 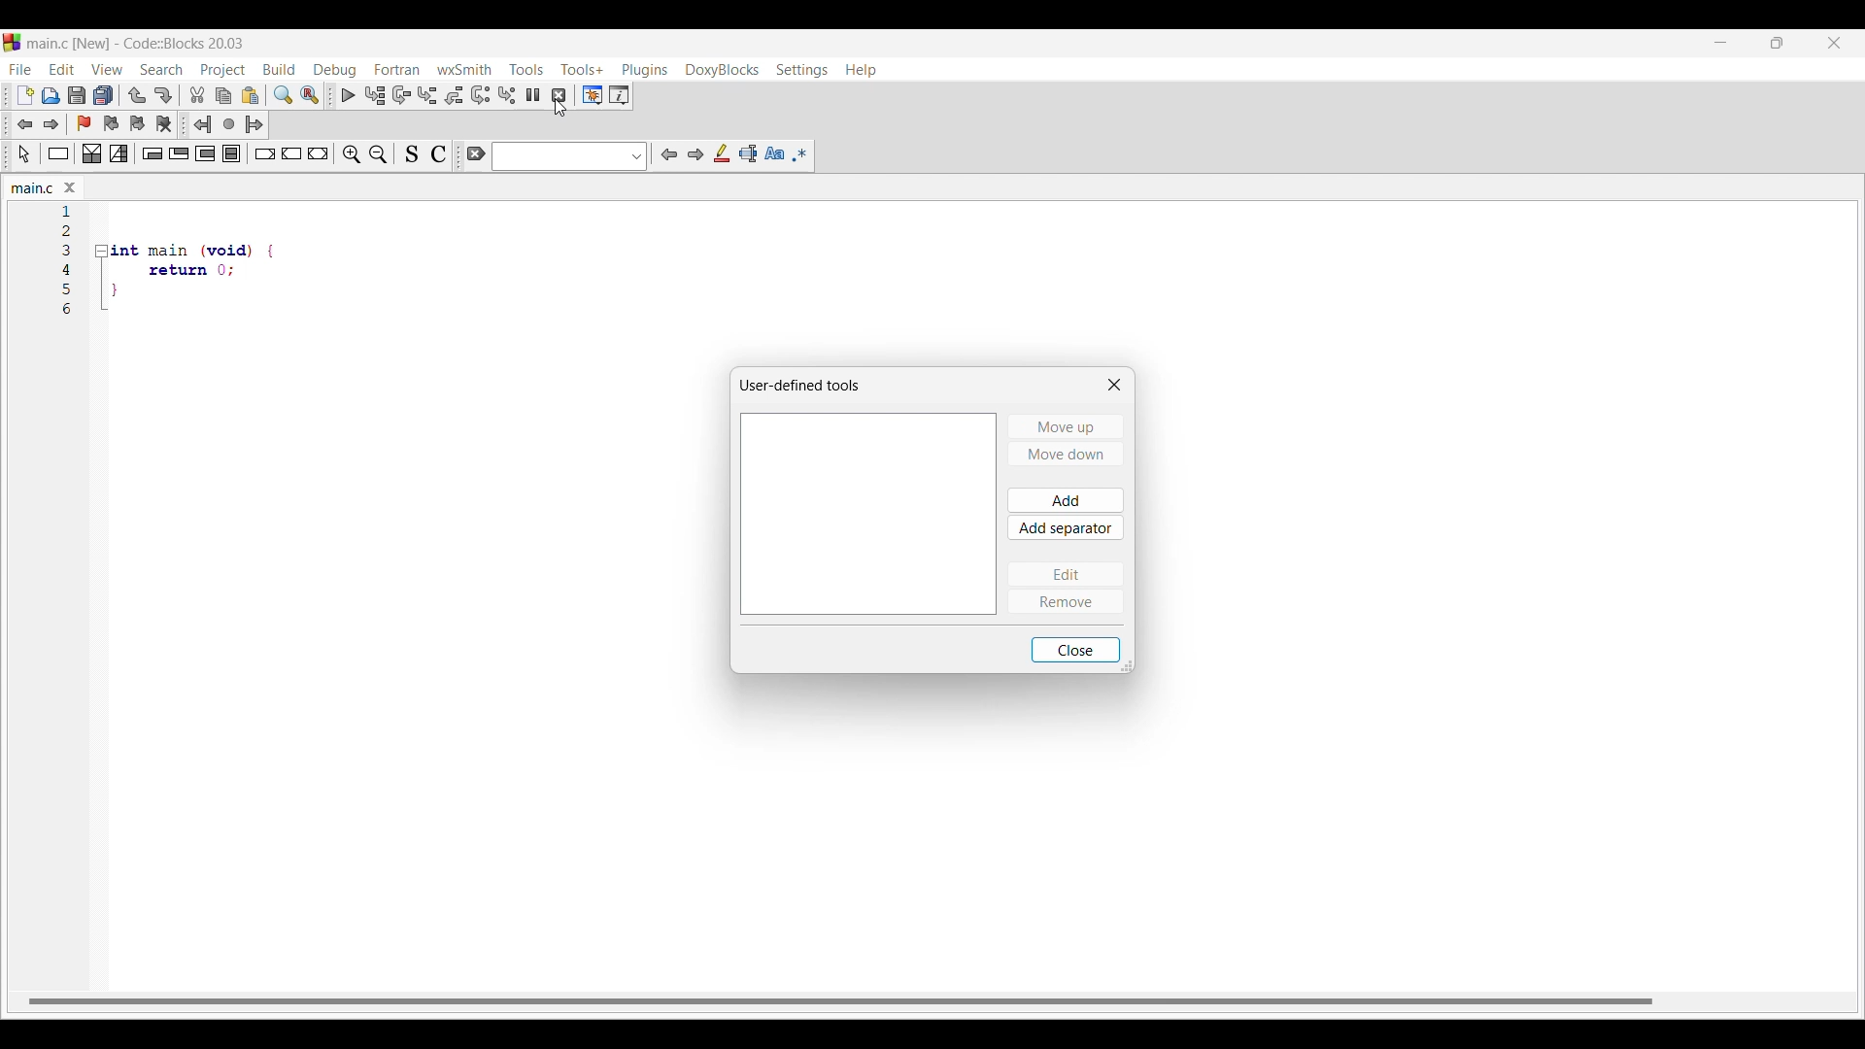 What do you see at coordinates (318, 153) in the screenshot?
I see `Return instruction` at bounding box center [318, 153].